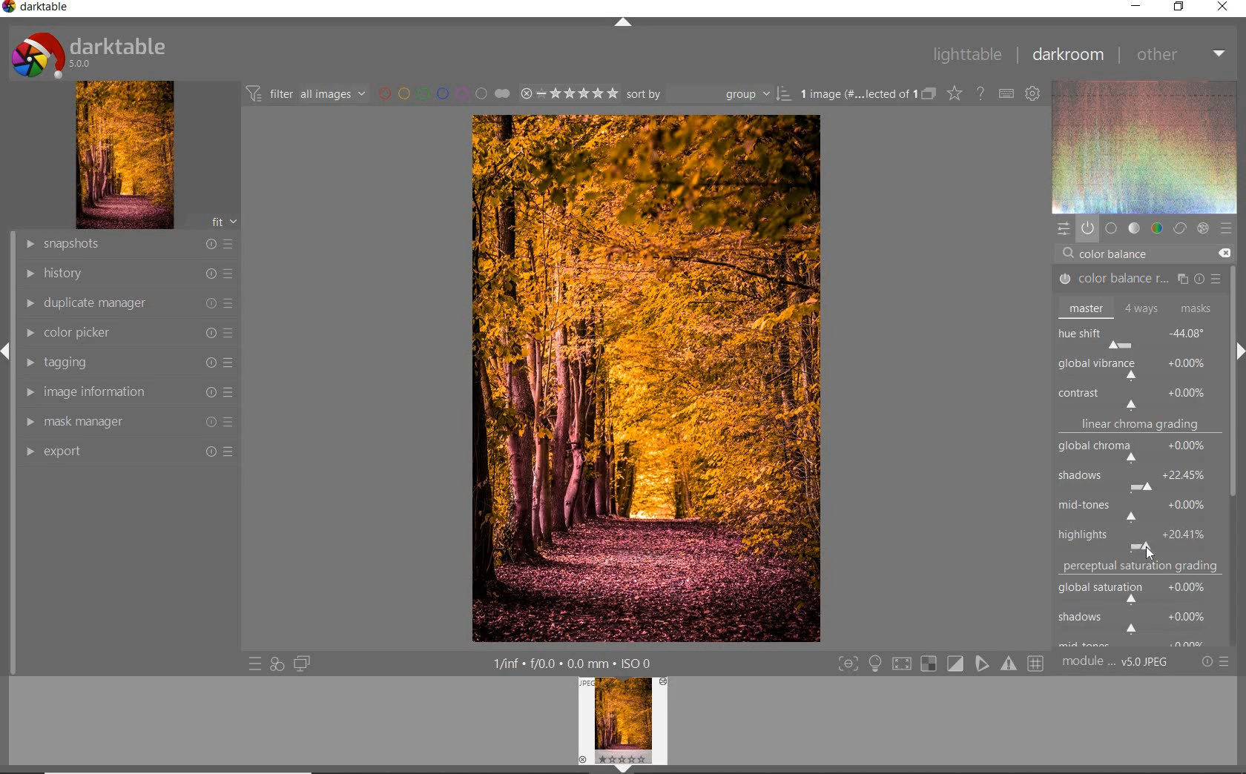 This screenshot has height=774, width=1246. What do you see at coordinates (130, 422) in the screenshot?
I see `mask manager` at bounding box center [130, 422].